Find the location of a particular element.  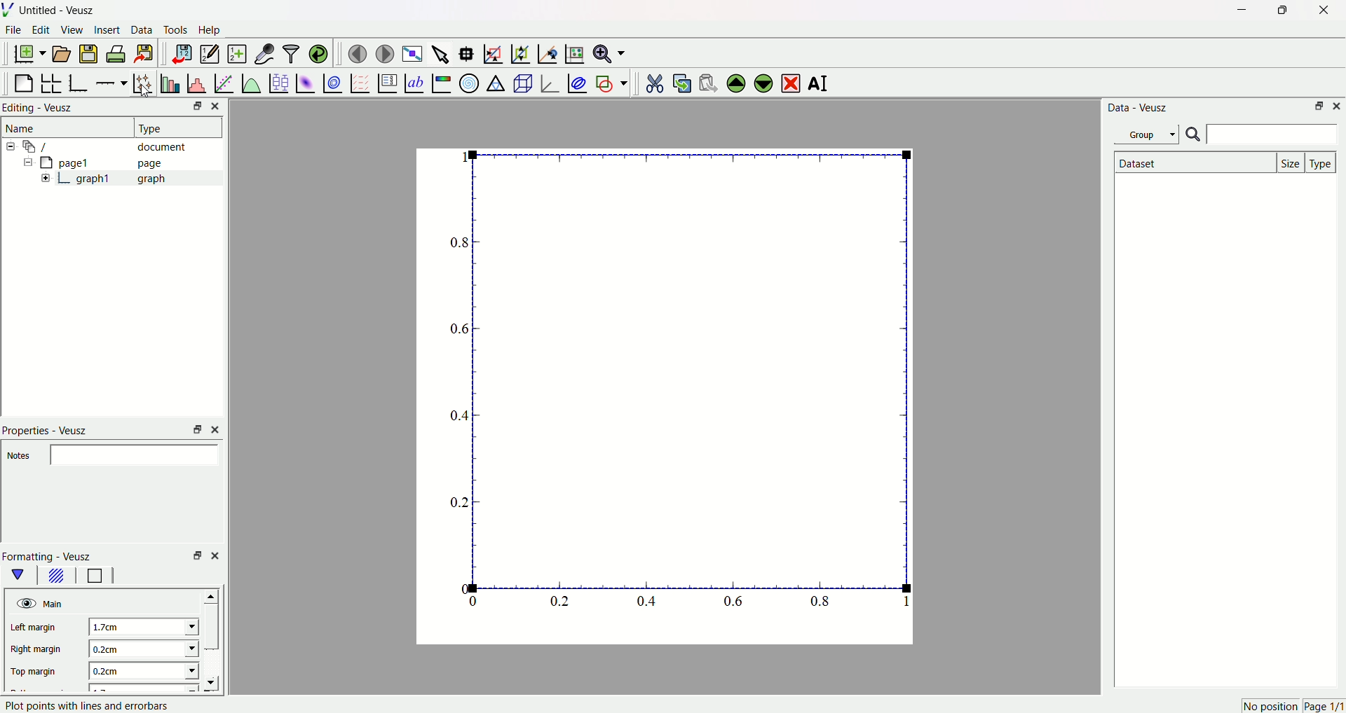

Insert is located at coordinates (107, 31).